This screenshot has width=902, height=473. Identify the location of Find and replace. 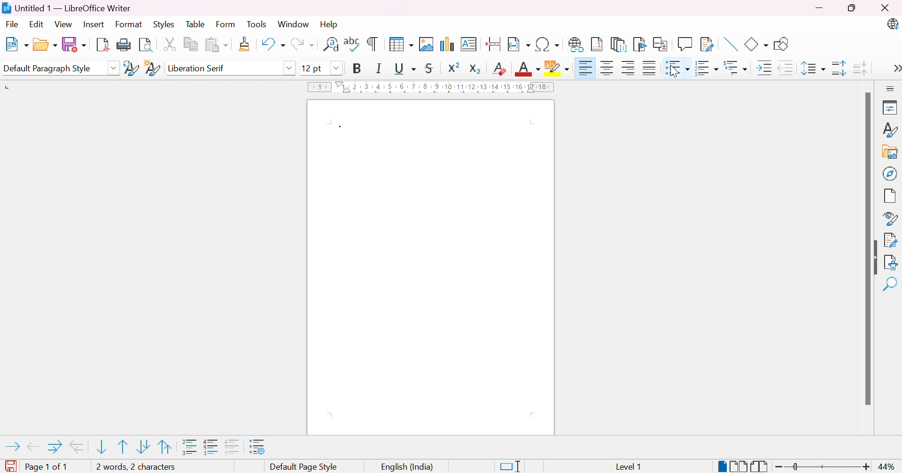
(330, 45).